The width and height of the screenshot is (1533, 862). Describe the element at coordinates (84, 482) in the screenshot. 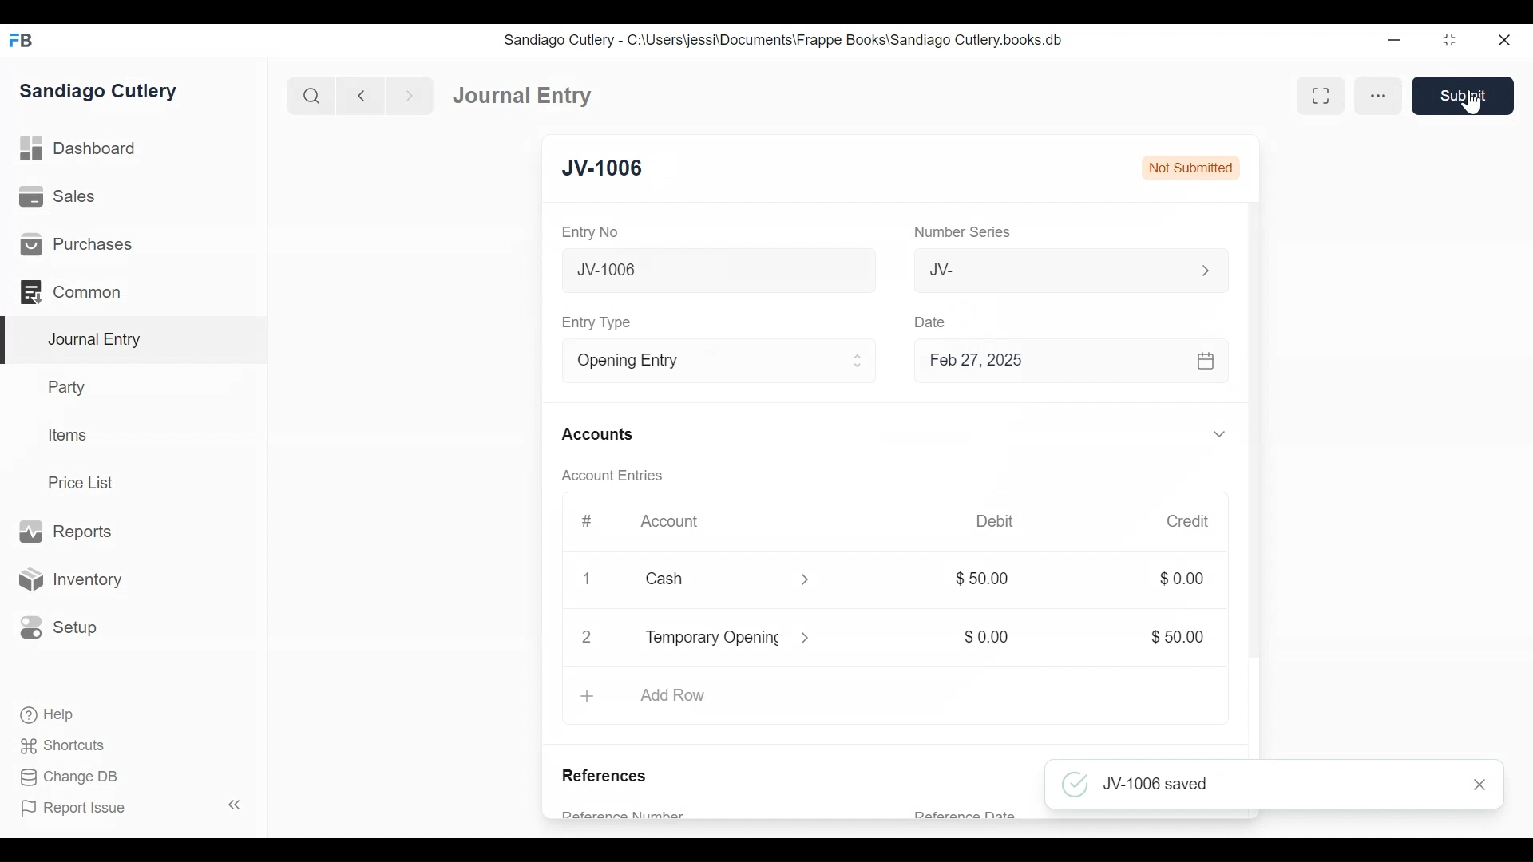

I see `Price List` at that location.